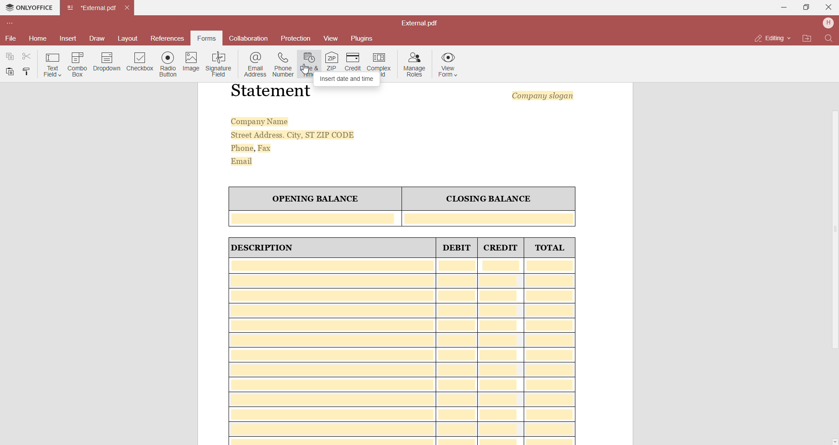 Image resolution: width=839 pixels, height=445 pixels. I want to click on Dropdown, so click(107, 62).